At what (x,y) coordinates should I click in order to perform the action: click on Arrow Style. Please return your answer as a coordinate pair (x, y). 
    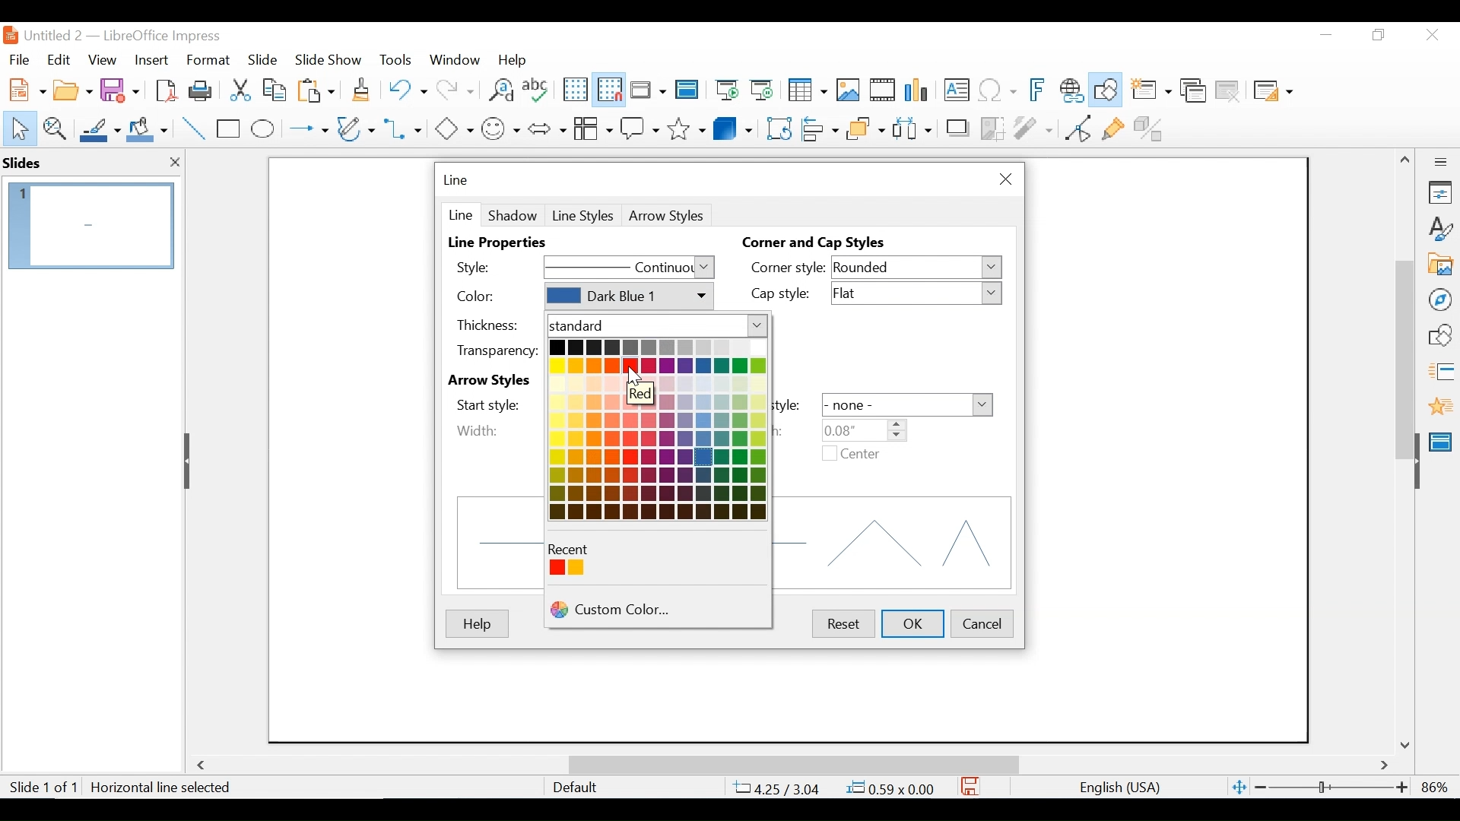
    Looking at the image, I should click on (669, 216).